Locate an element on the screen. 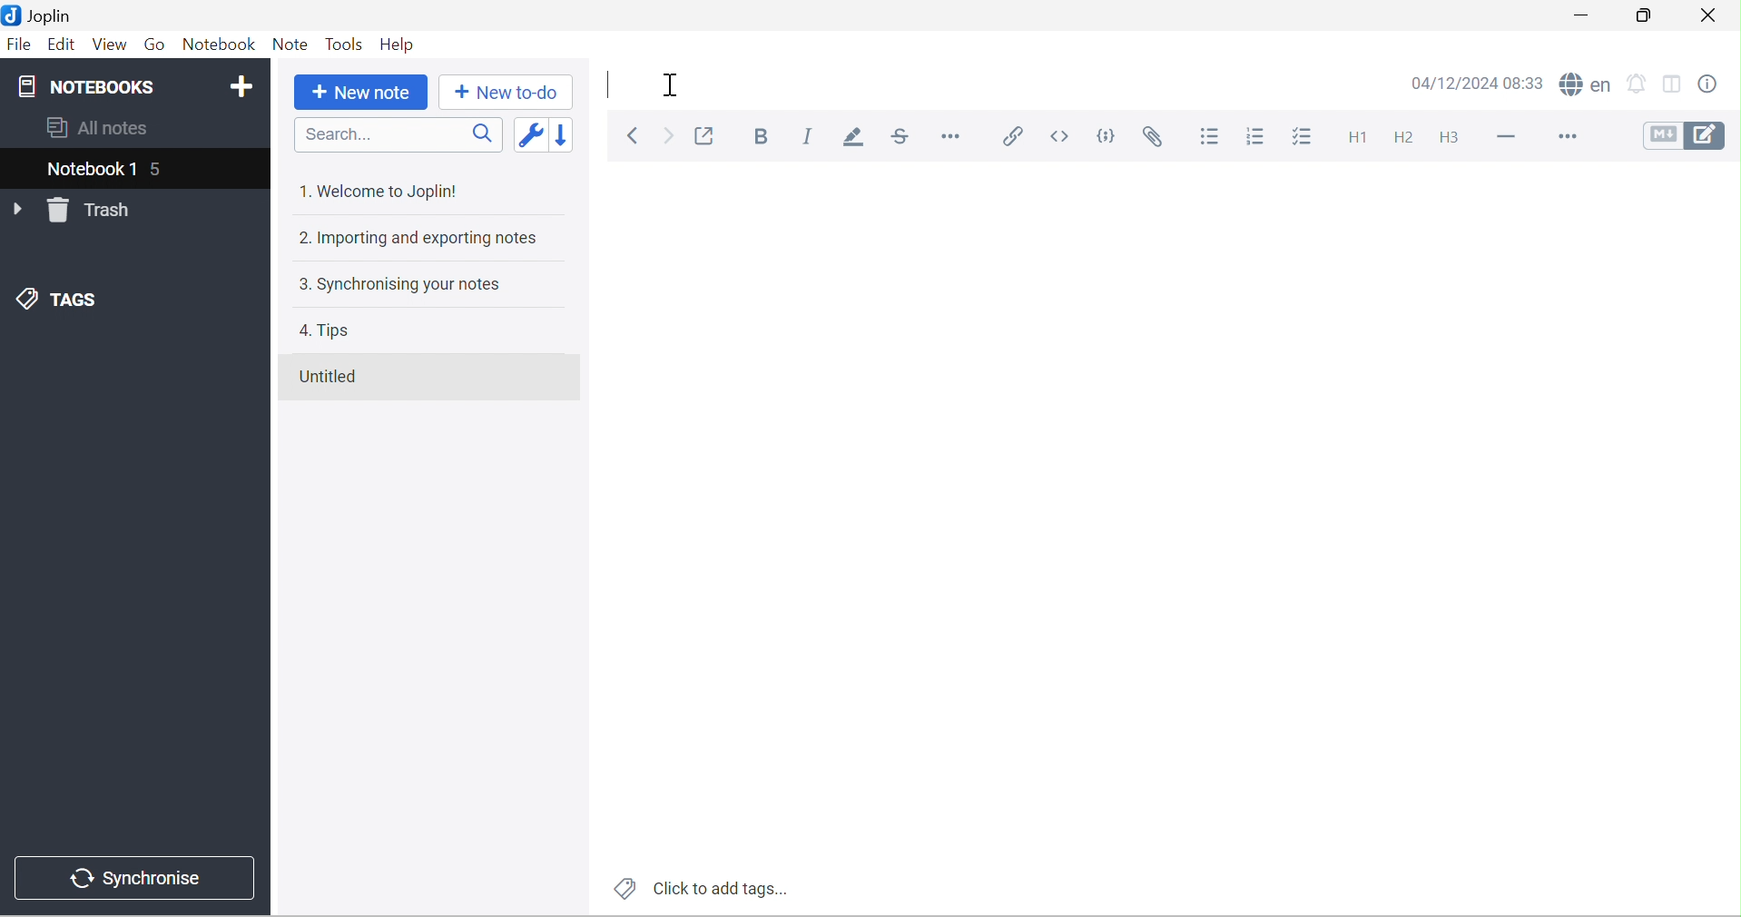 The height and width of the screenshot is (917, 1741). Notebook 1 is located at coordinates (88, 172).